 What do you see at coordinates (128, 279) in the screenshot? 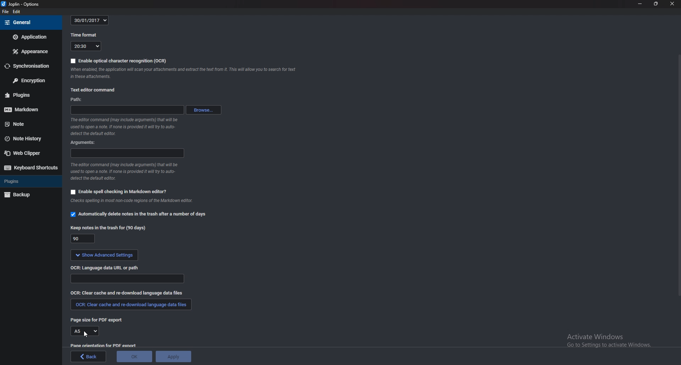
I see `Language data` at bounding box center [128, 279].